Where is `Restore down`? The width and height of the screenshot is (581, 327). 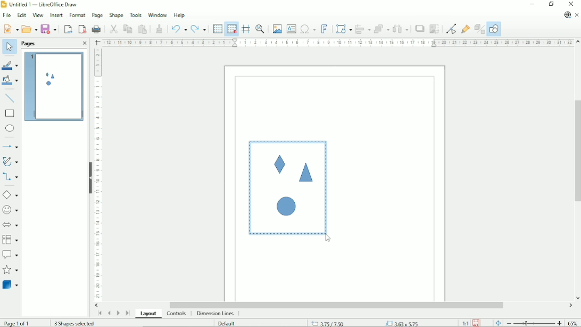
Restore down is located at coordinates (551, 4).